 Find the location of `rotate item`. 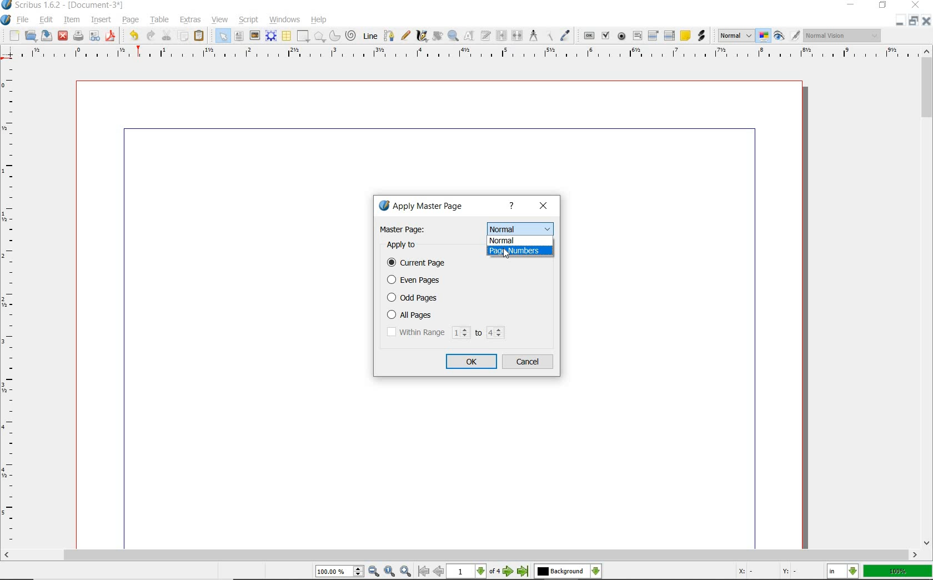

rotate item is located at coordinates (437, 36).